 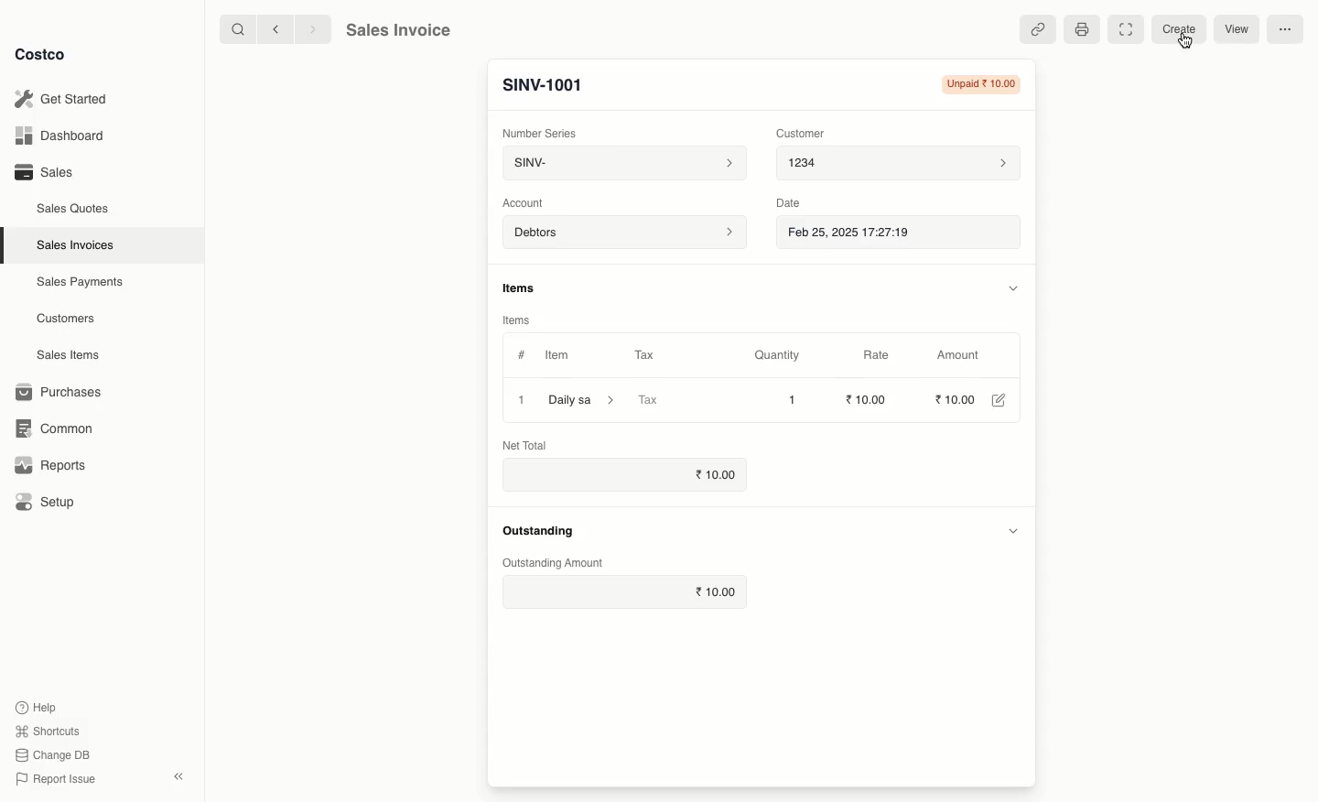 What do you see at coordinates (623, 233) in the screenshot?
I see `Debtors` at bounding box center [623, 233].